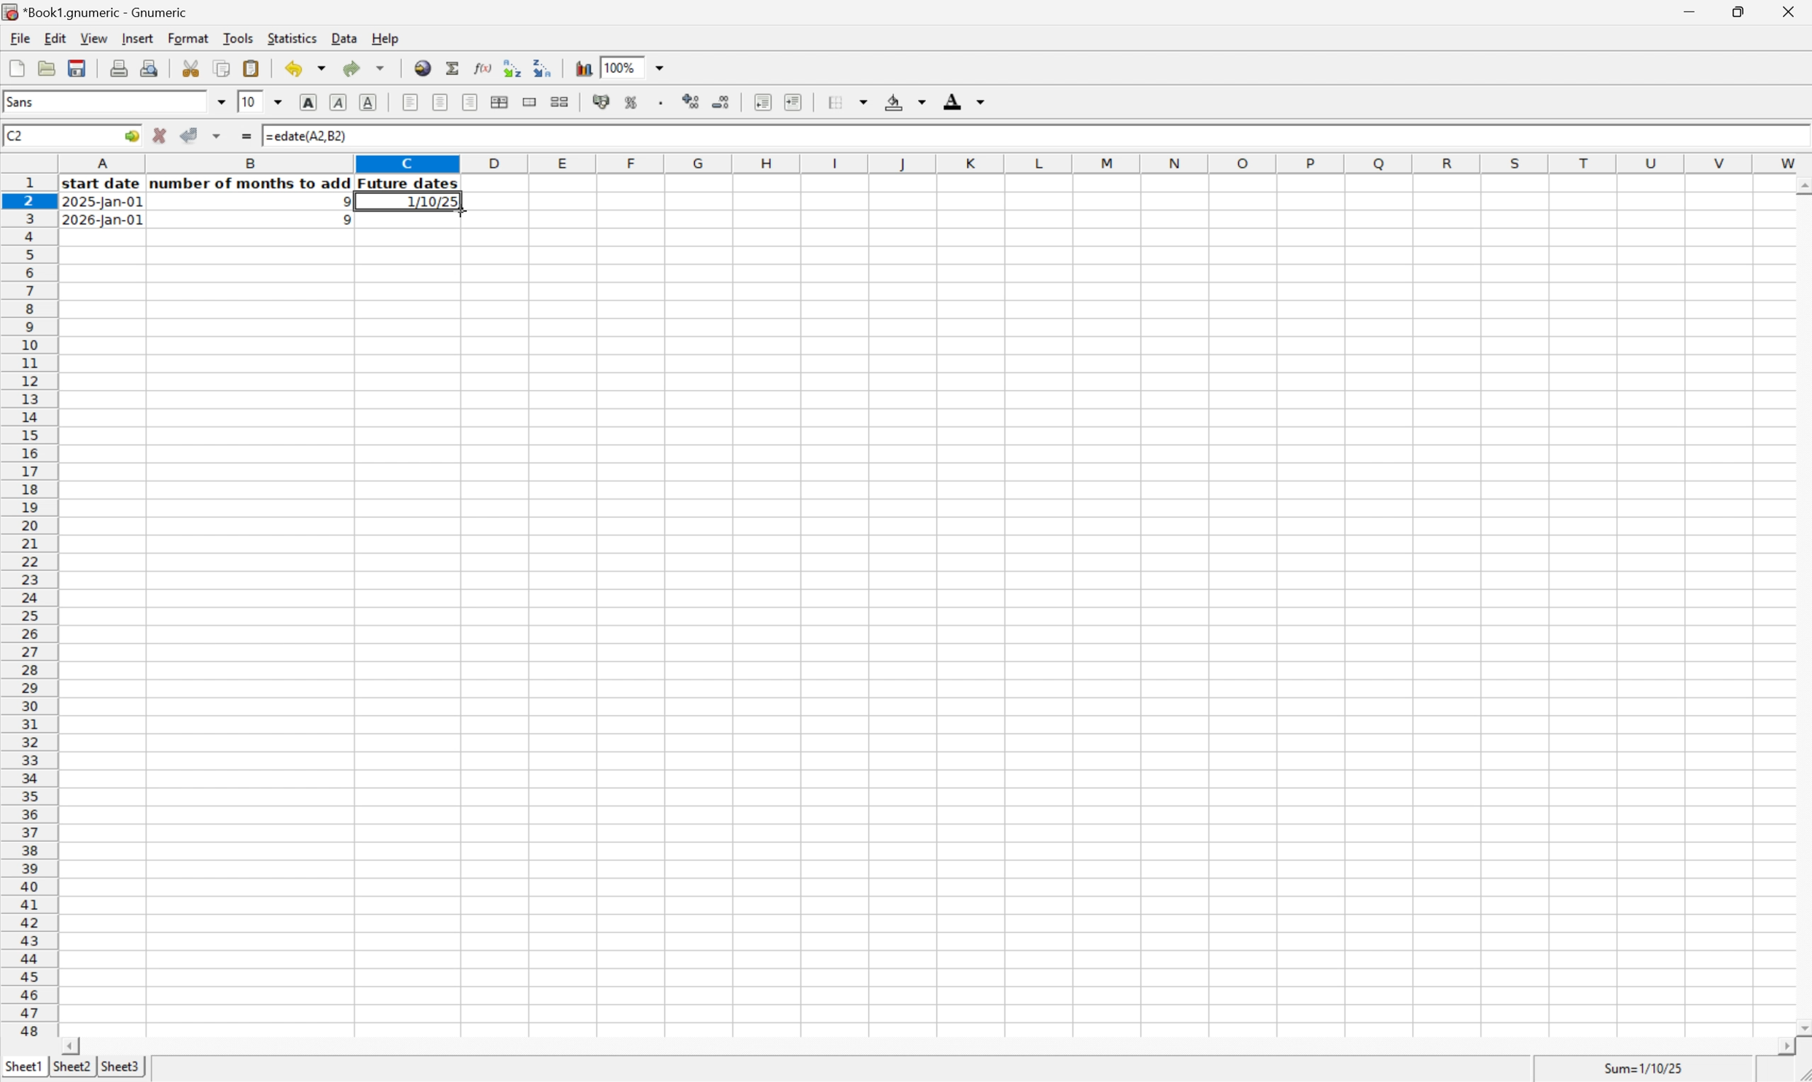  I want to click on Center Horizontally, so click(440, 101).